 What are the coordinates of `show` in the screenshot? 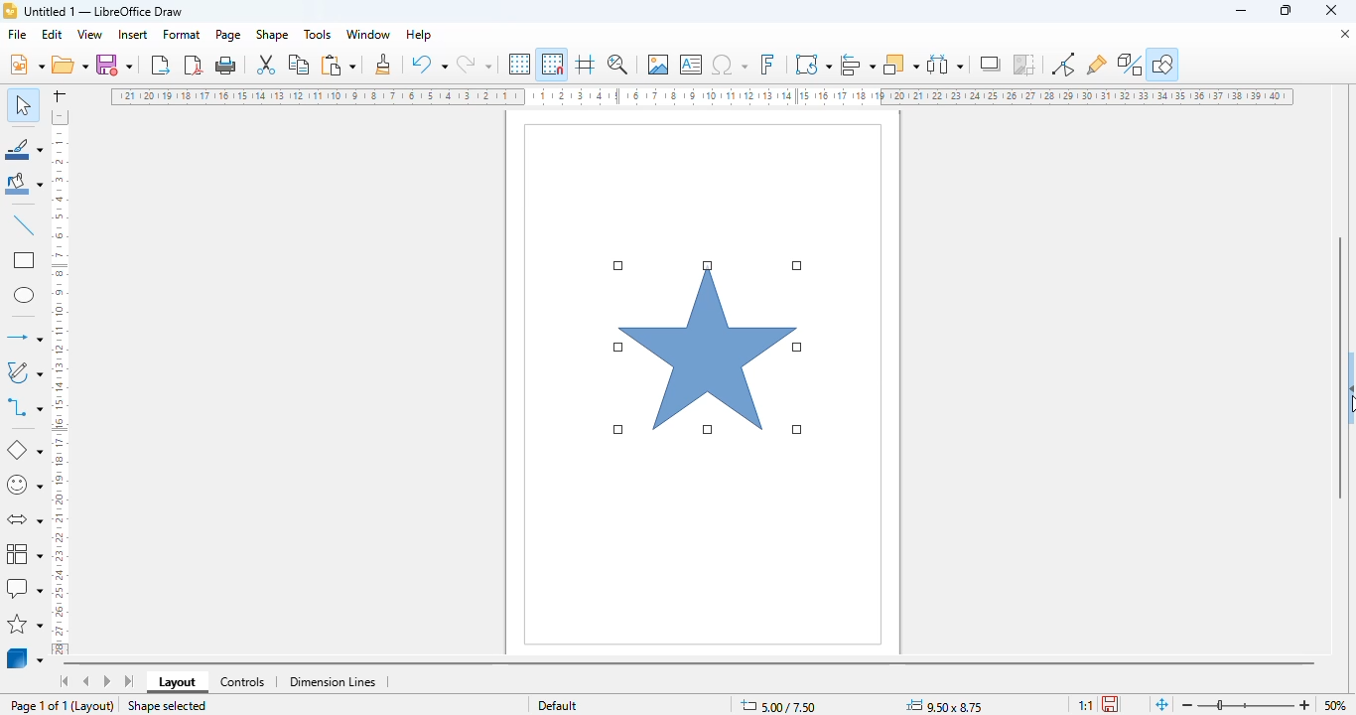 It's located at (1347, 385).